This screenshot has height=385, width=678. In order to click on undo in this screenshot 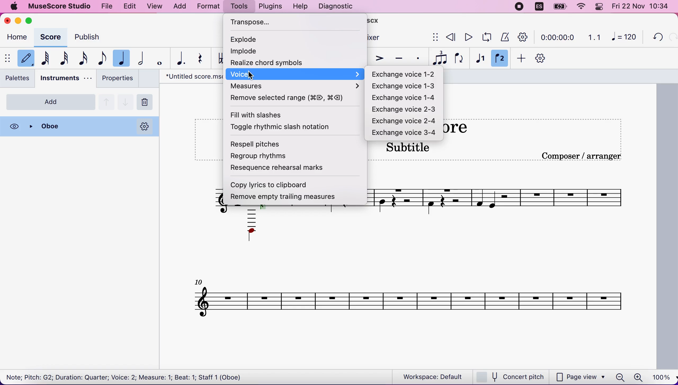, I will do `click(655, 38)`.